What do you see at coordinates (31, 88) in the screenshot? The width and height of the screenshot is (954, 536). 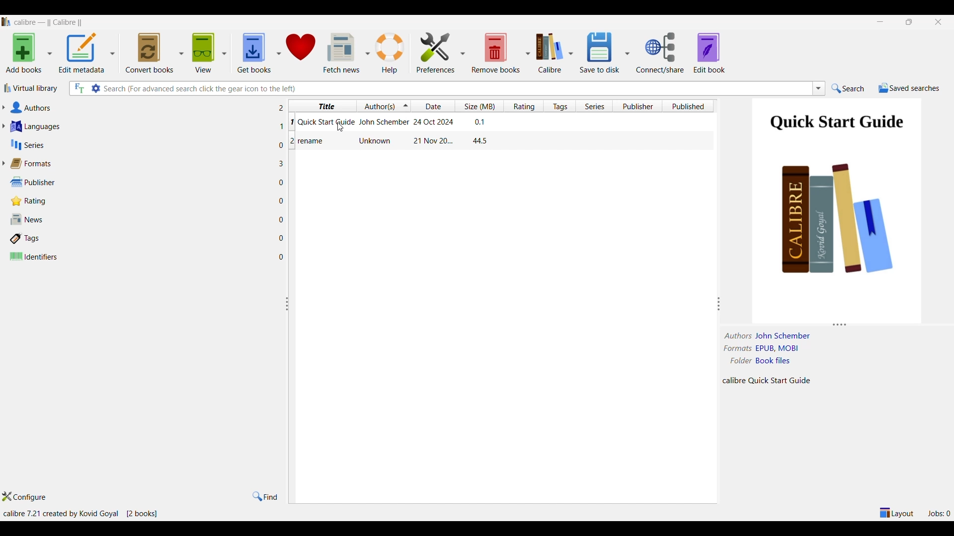 I see `Virtual library` at bounding box center [31, 88].